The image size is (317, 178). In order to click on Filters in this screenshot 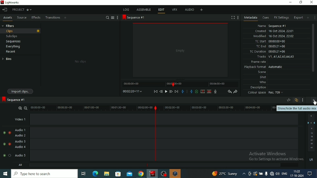, I will do `click(9, 26)`.